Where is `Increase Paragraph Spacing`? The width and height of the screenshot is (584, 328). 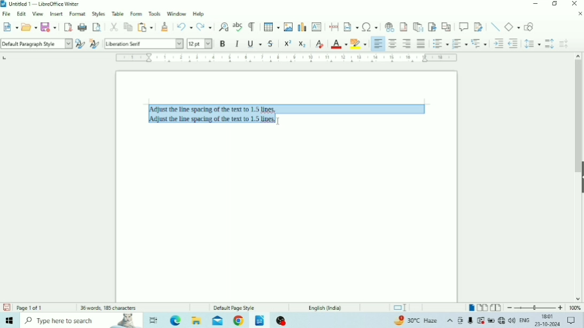 Increase Paragraph Spacing is located at coordinates (549, 44).